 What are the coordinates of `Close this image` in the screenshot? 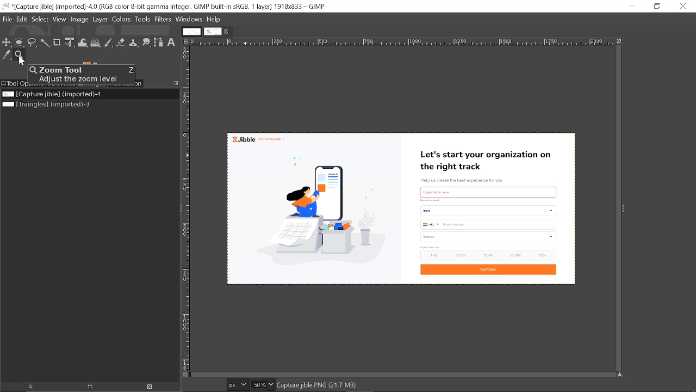 It's located at (148, 387).